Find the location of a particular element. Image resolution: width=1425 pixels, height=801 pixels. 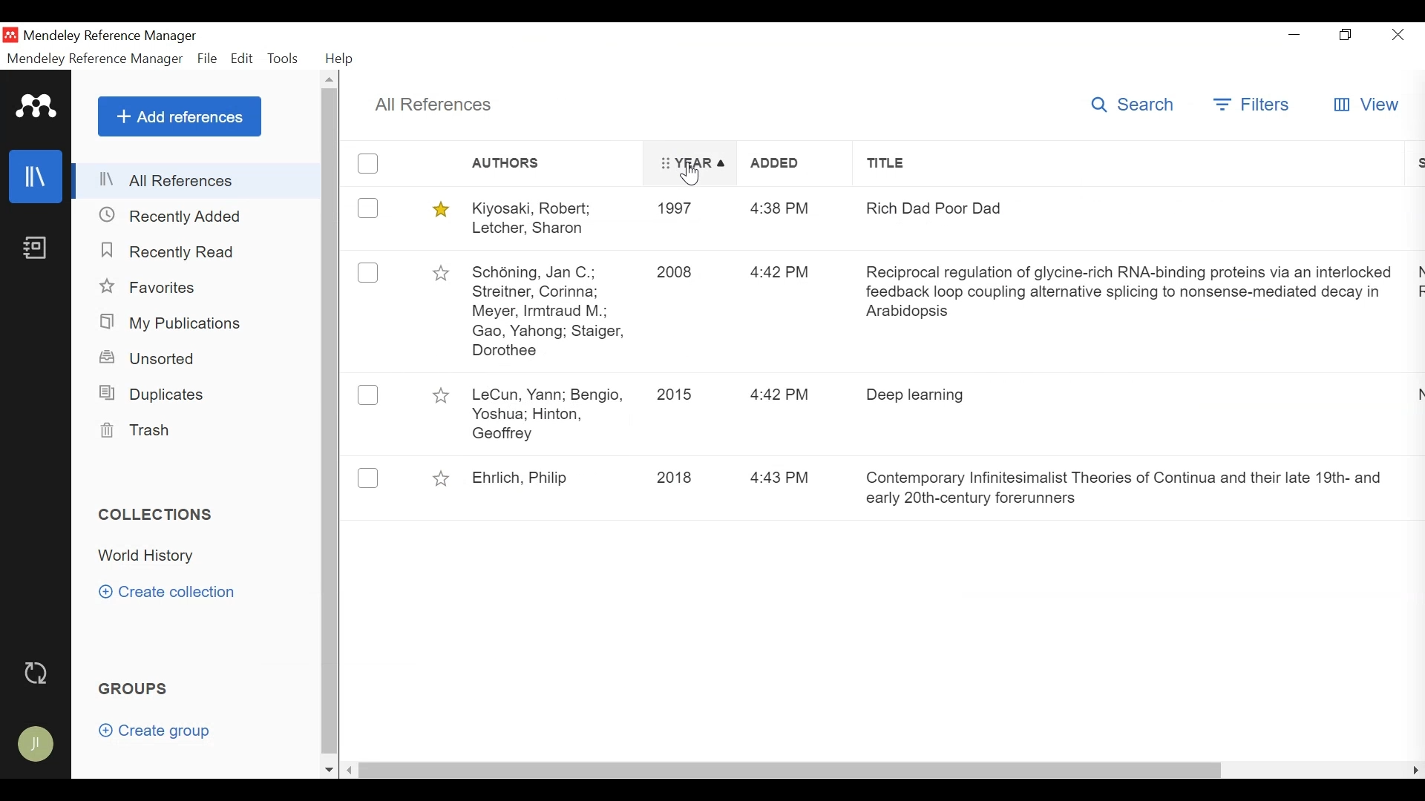

(un)Select Favorites is located at coordinates (442, 209).